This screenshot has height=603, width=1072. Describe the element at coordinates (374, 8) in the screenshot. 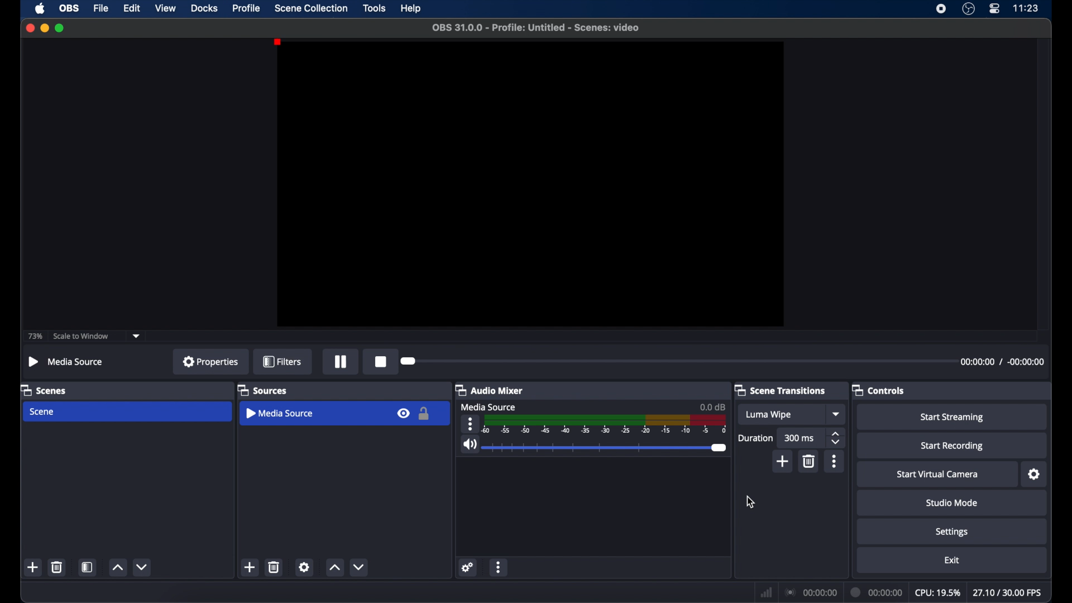

I see `tools` at that location.